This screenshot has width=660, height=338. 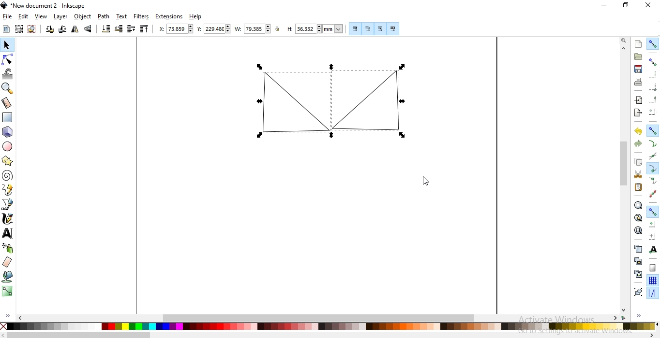 What do you see at coordinates (7, 191) in the screenshot?
I see `draw freehand lines` at bounding box center [7, 191].